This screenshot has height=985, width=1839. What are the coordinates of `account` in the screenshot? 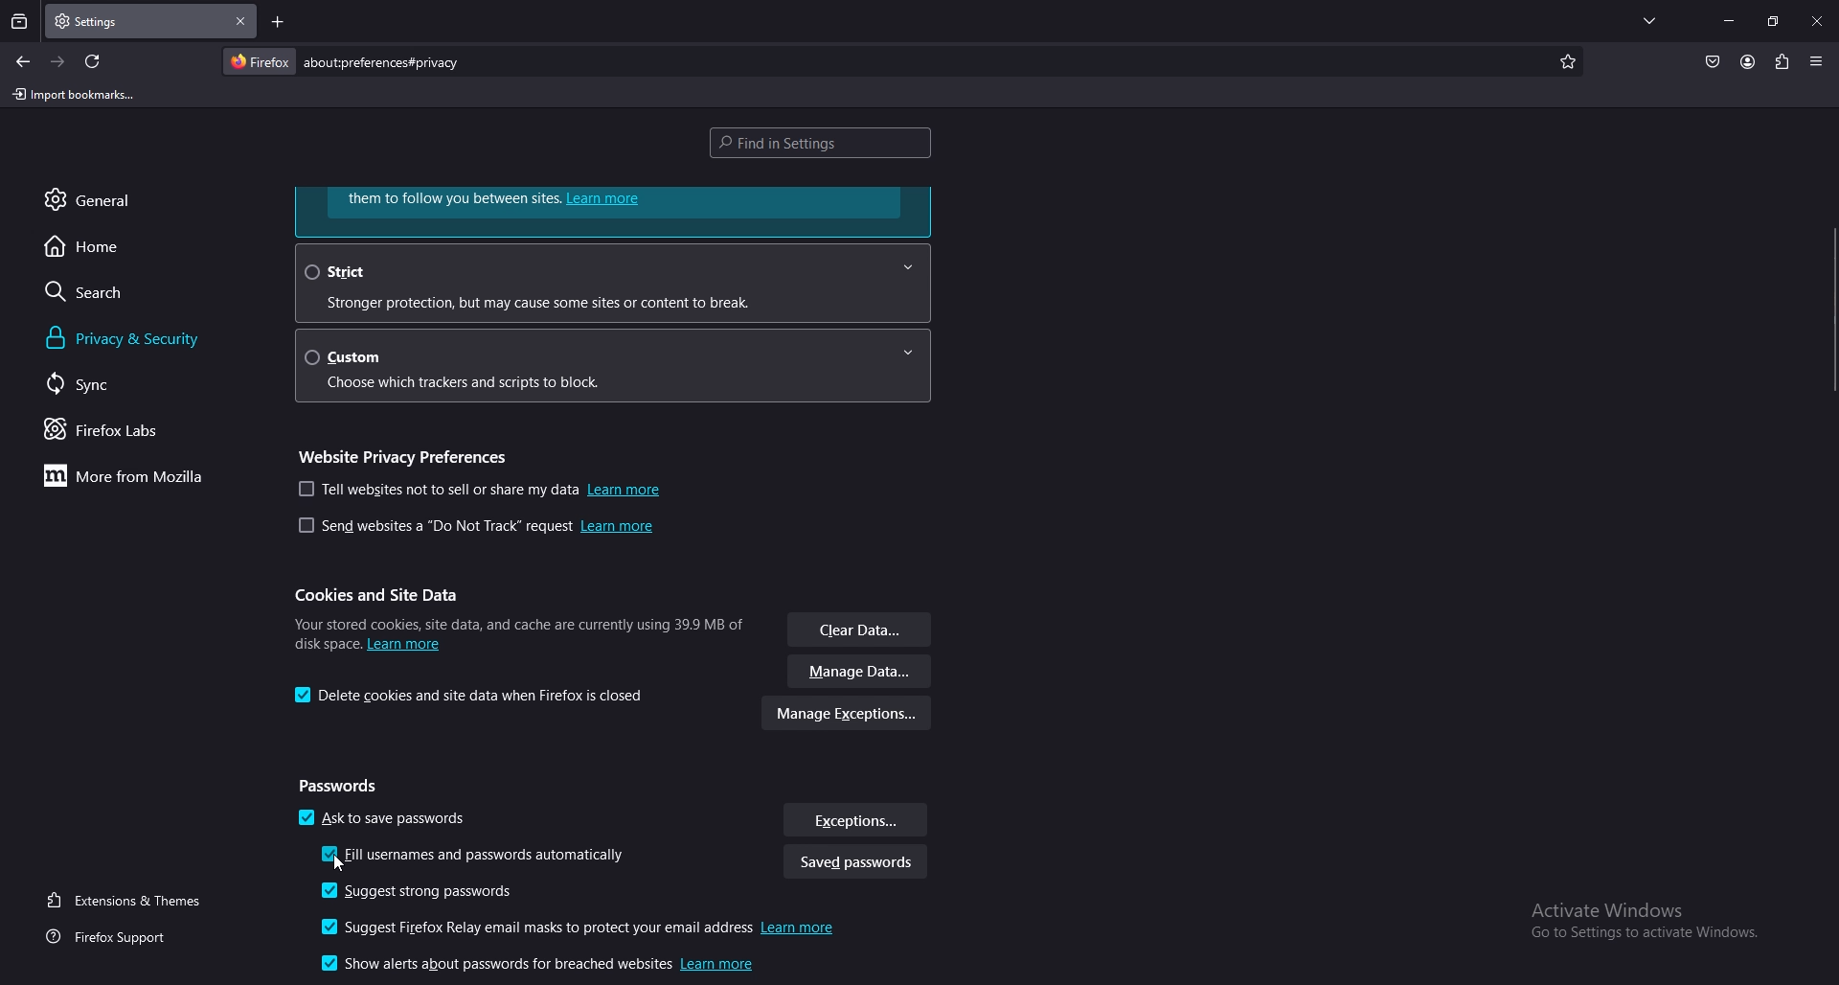 It's located at (1747, 61).